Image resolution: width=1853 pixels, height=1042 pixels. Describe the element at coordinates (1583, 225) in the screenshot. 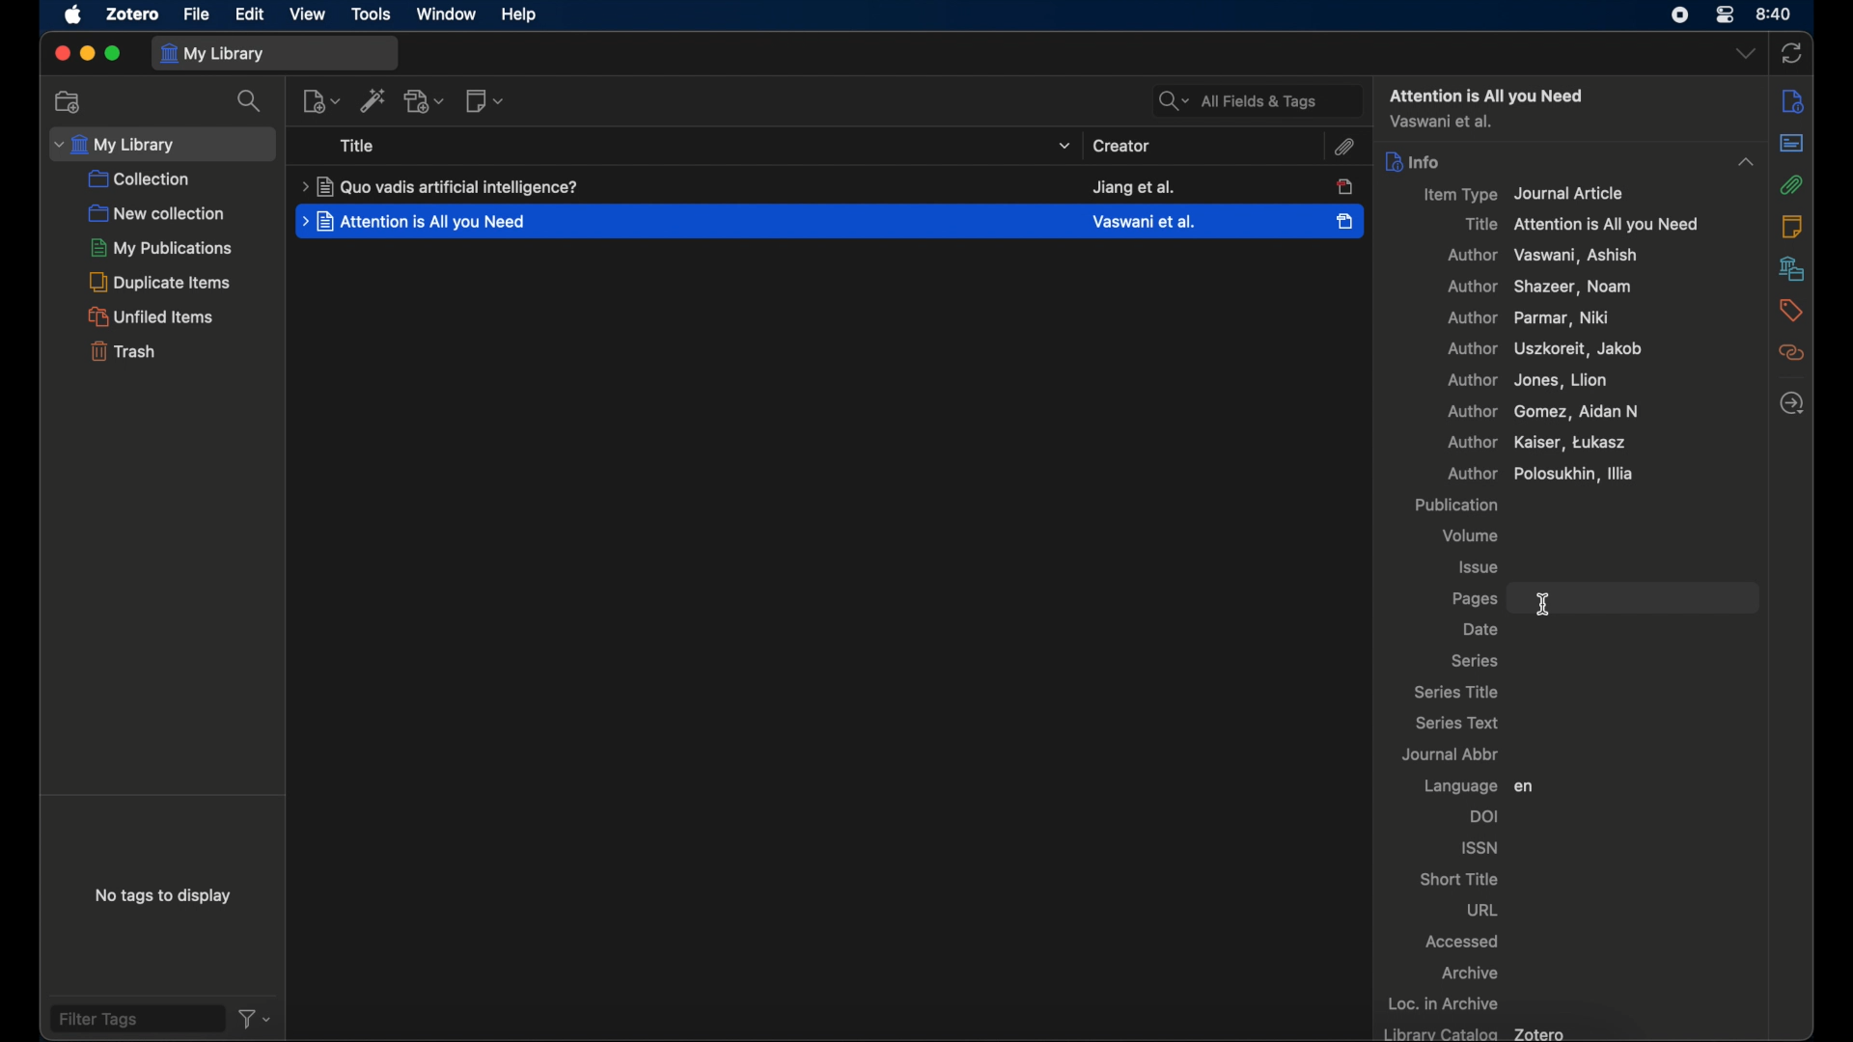

I see `title attention is all you need` at that location.